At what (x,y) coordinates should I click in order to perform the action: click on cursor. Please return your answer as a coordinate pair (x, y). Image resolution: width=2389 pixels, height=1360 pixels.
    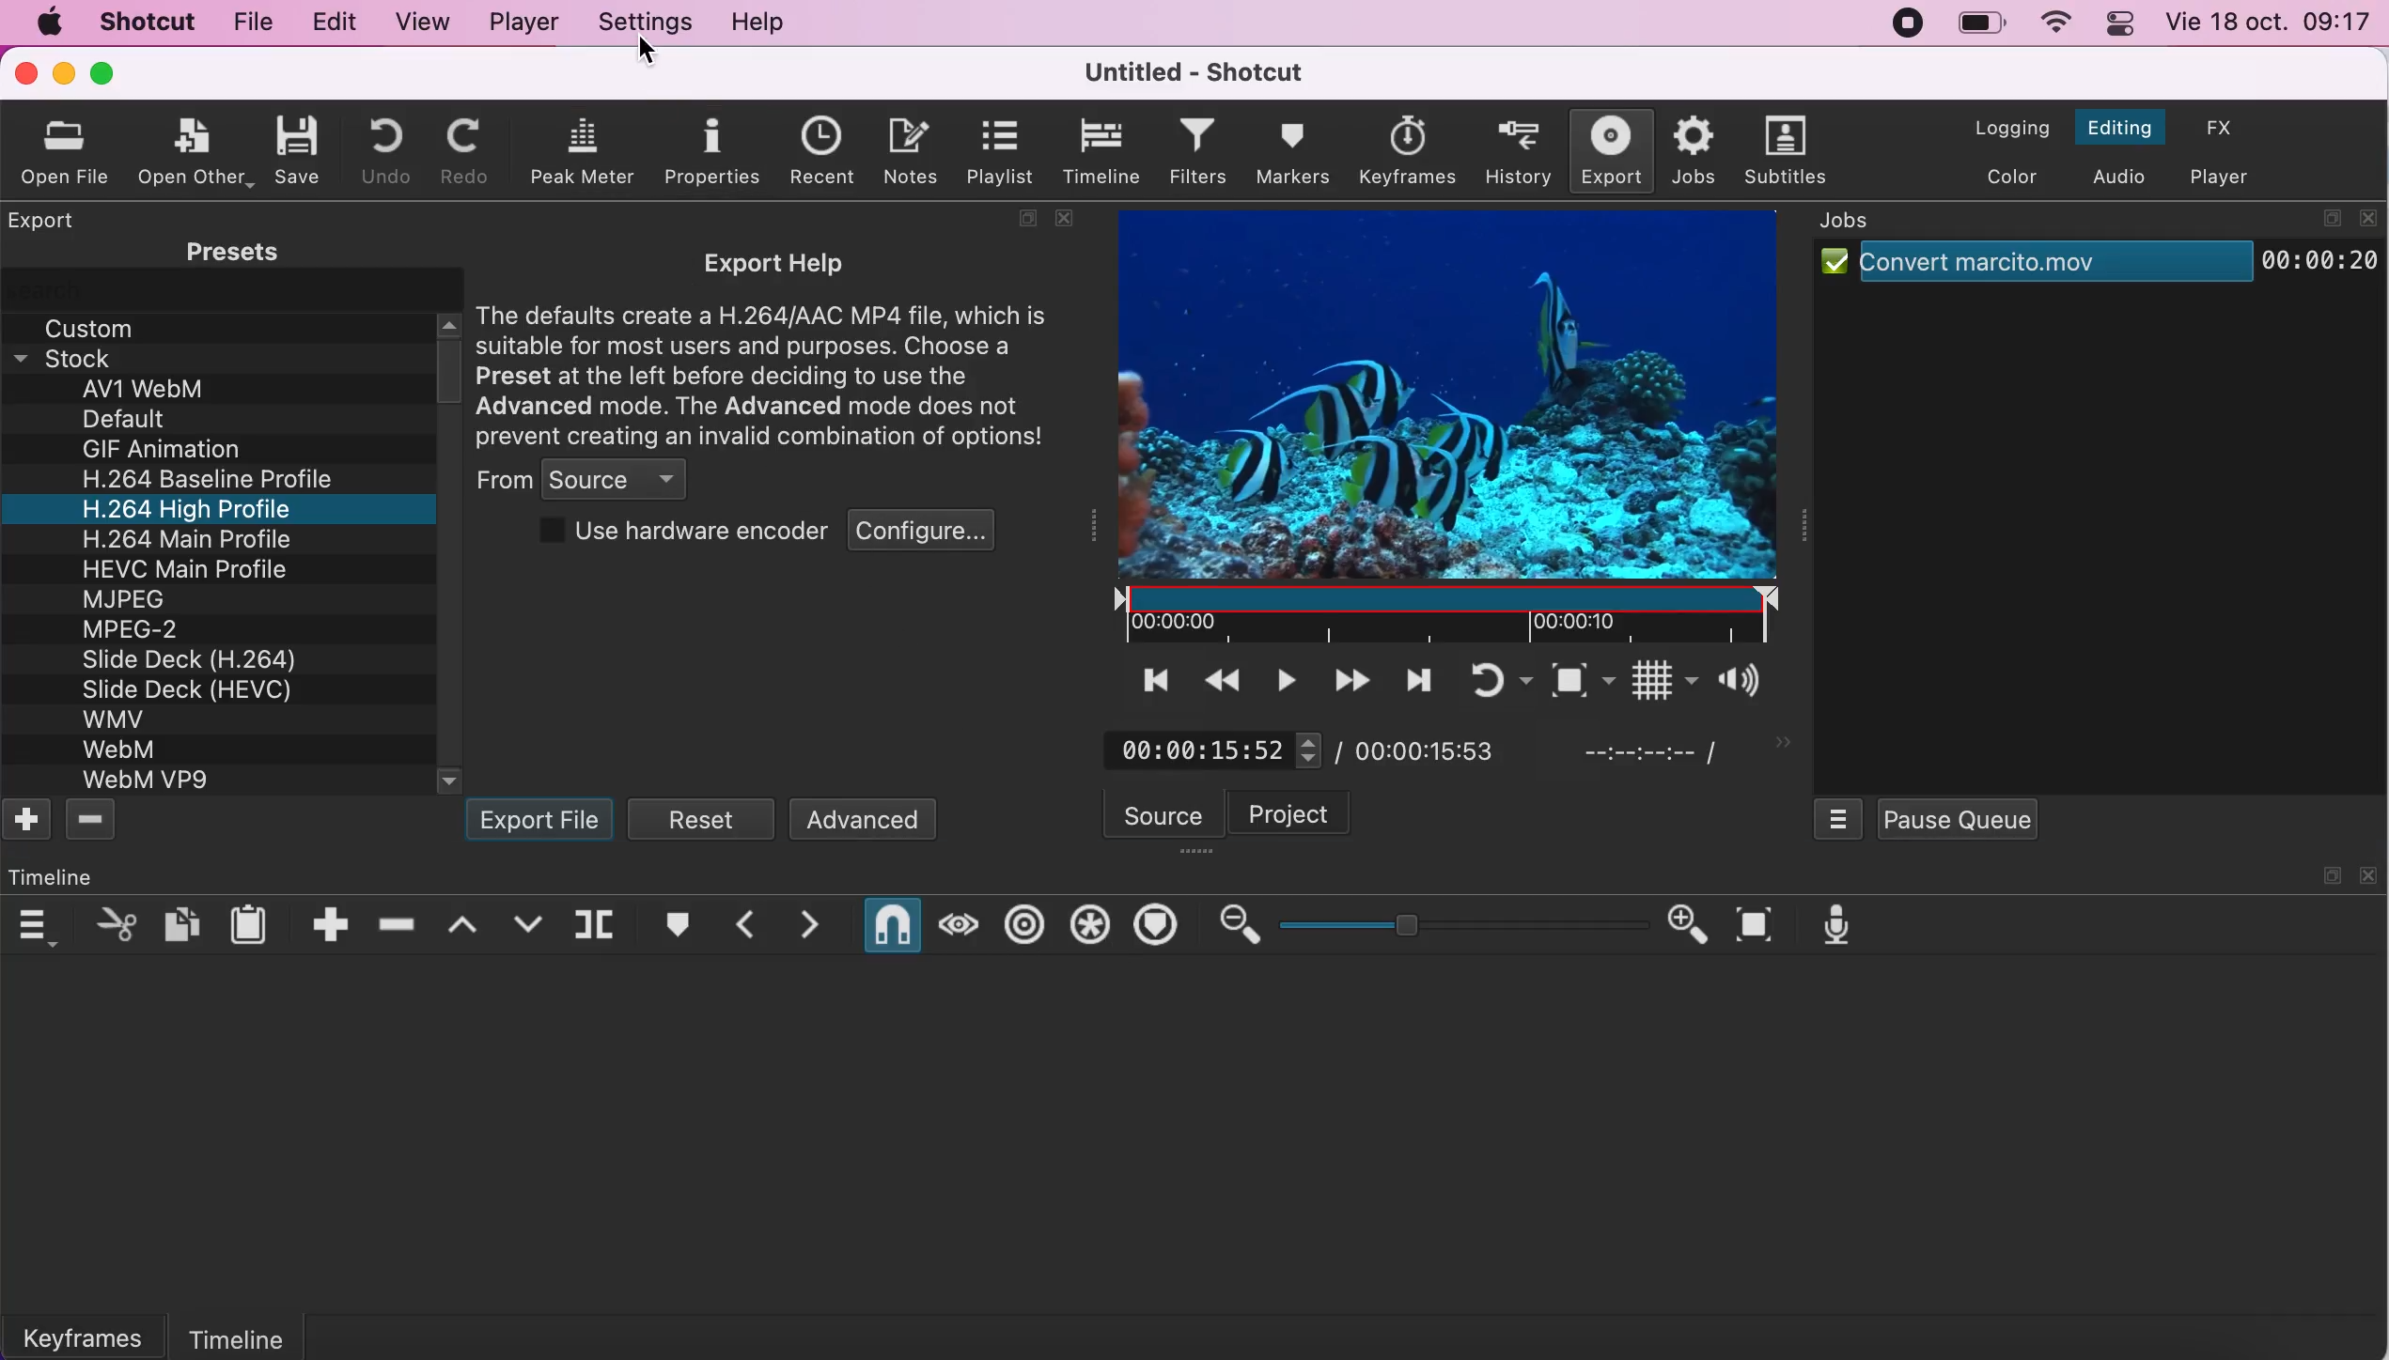
    Looking at the image, I should click on (652, 51).